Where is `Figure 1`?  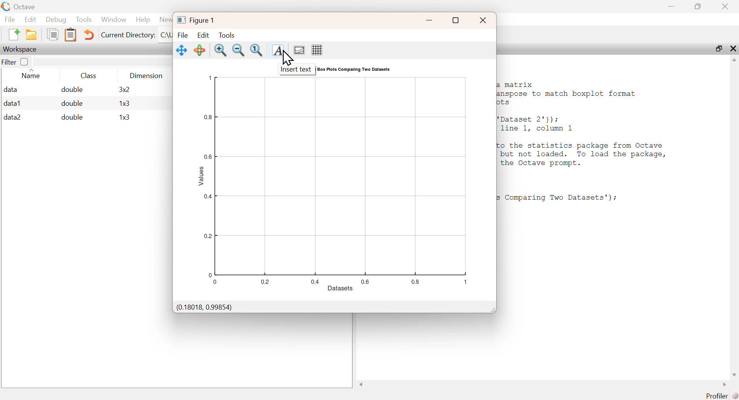 Figure 1 is located at coordinates (197, 20).